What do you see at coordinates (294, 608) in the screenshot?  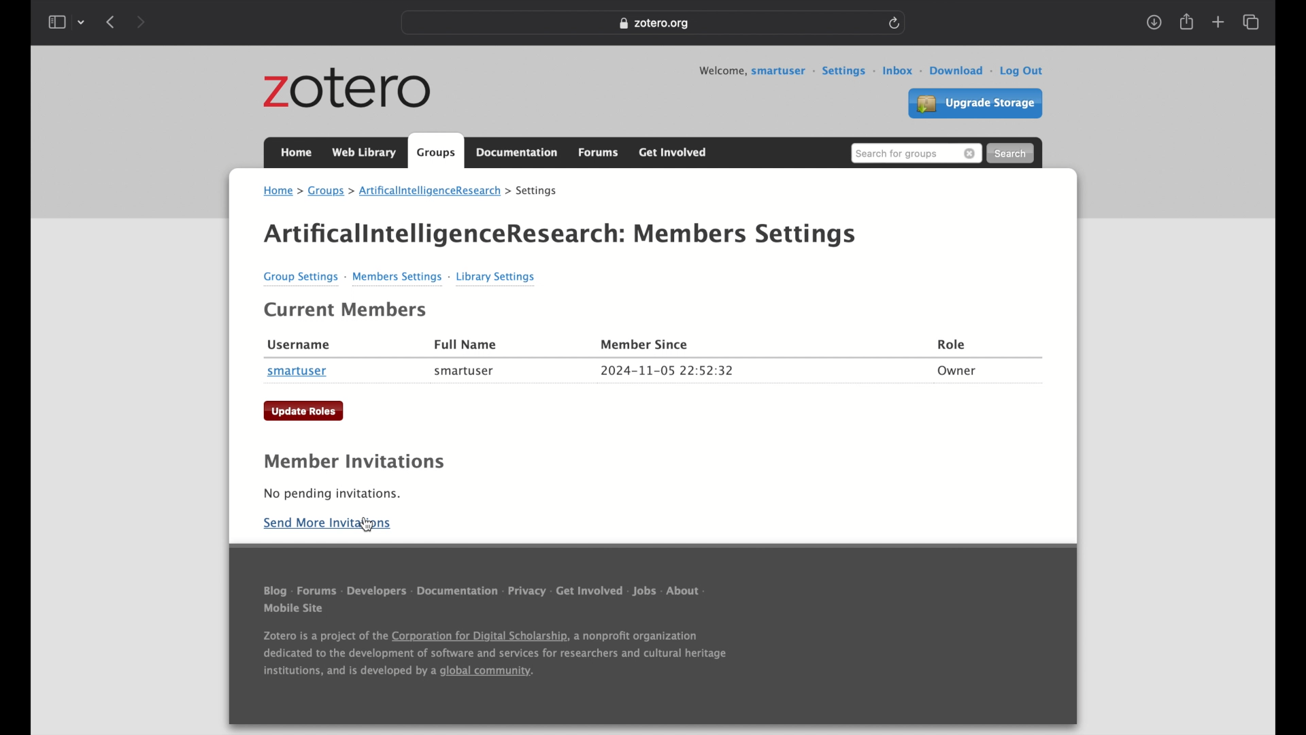 I see `mobile site` at bounding box center [294, 608].